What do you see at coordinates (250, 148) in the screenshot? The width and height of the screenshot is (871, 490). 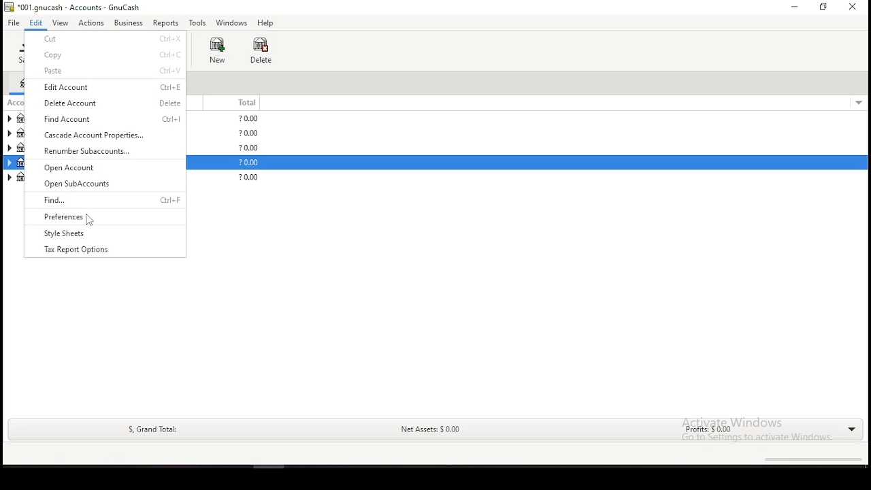 I see `? 0.00` at bounding box center [250, 148].